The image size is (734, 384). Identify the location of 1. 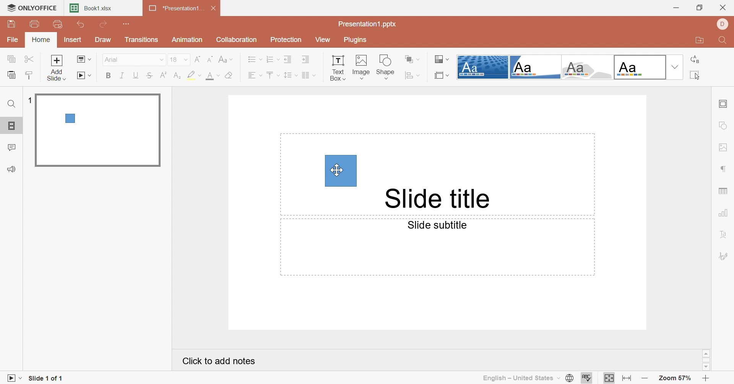
(29, 98).